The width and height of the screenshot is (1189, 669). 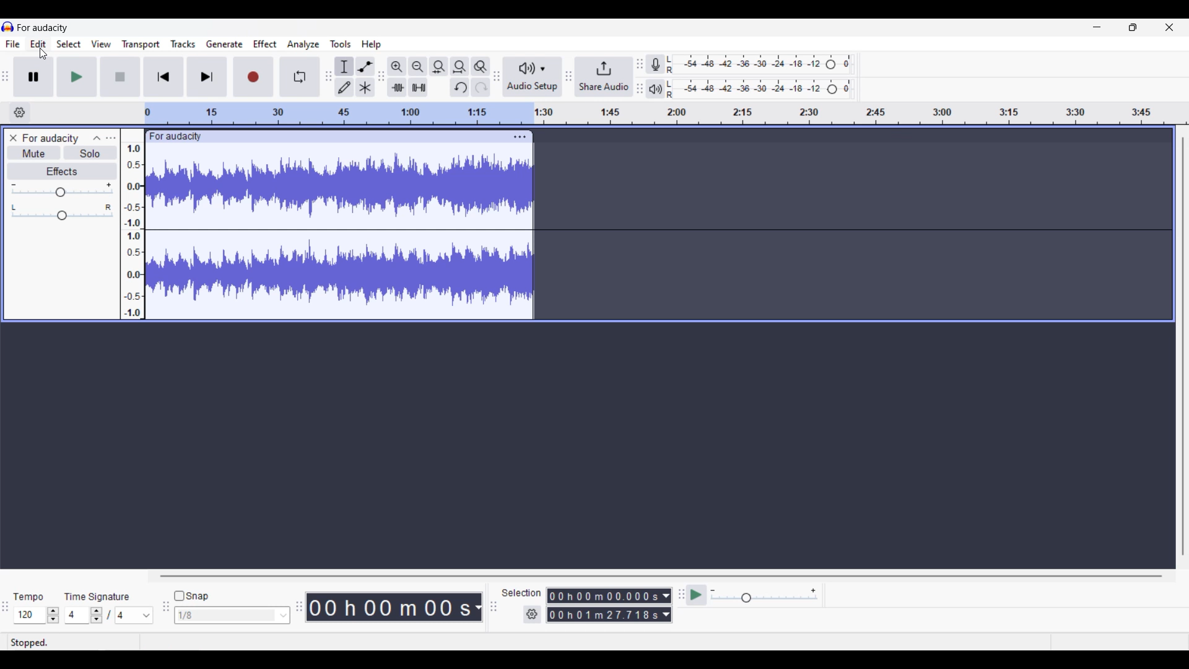 What do you see at coordinates (344, 87) in the screenshot?
I see `Draw tool` at bounding box center [344, 87].